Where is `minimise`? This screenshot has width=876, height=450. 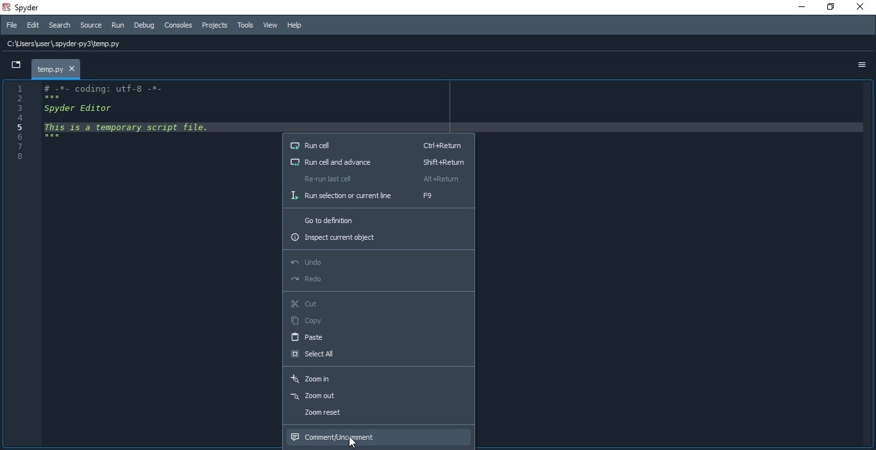
minimise is located at coordinates (797, 8).